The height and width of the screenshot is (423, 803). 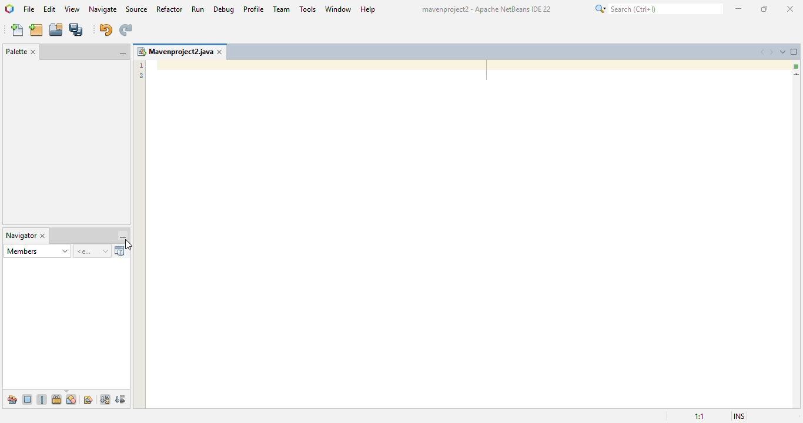 What do you see at coordinates (21, 236) in the screenshot?
I see `navigator` at bounding box center [21, 236].